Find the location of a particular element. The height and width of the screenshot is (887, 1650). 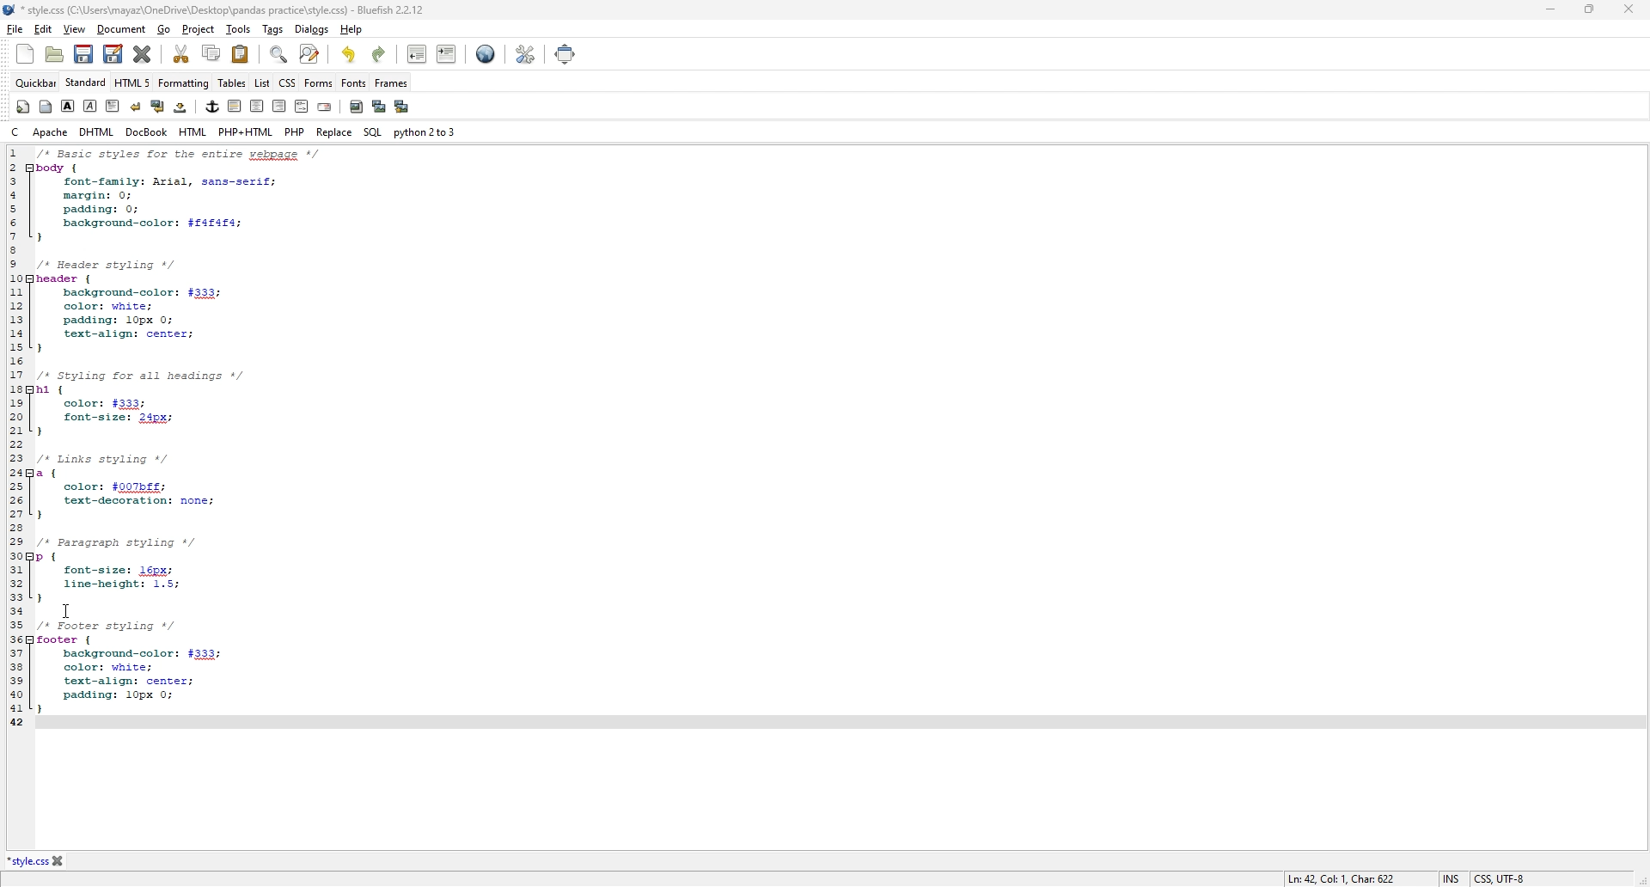

undo is located at coordinates (346, 55).